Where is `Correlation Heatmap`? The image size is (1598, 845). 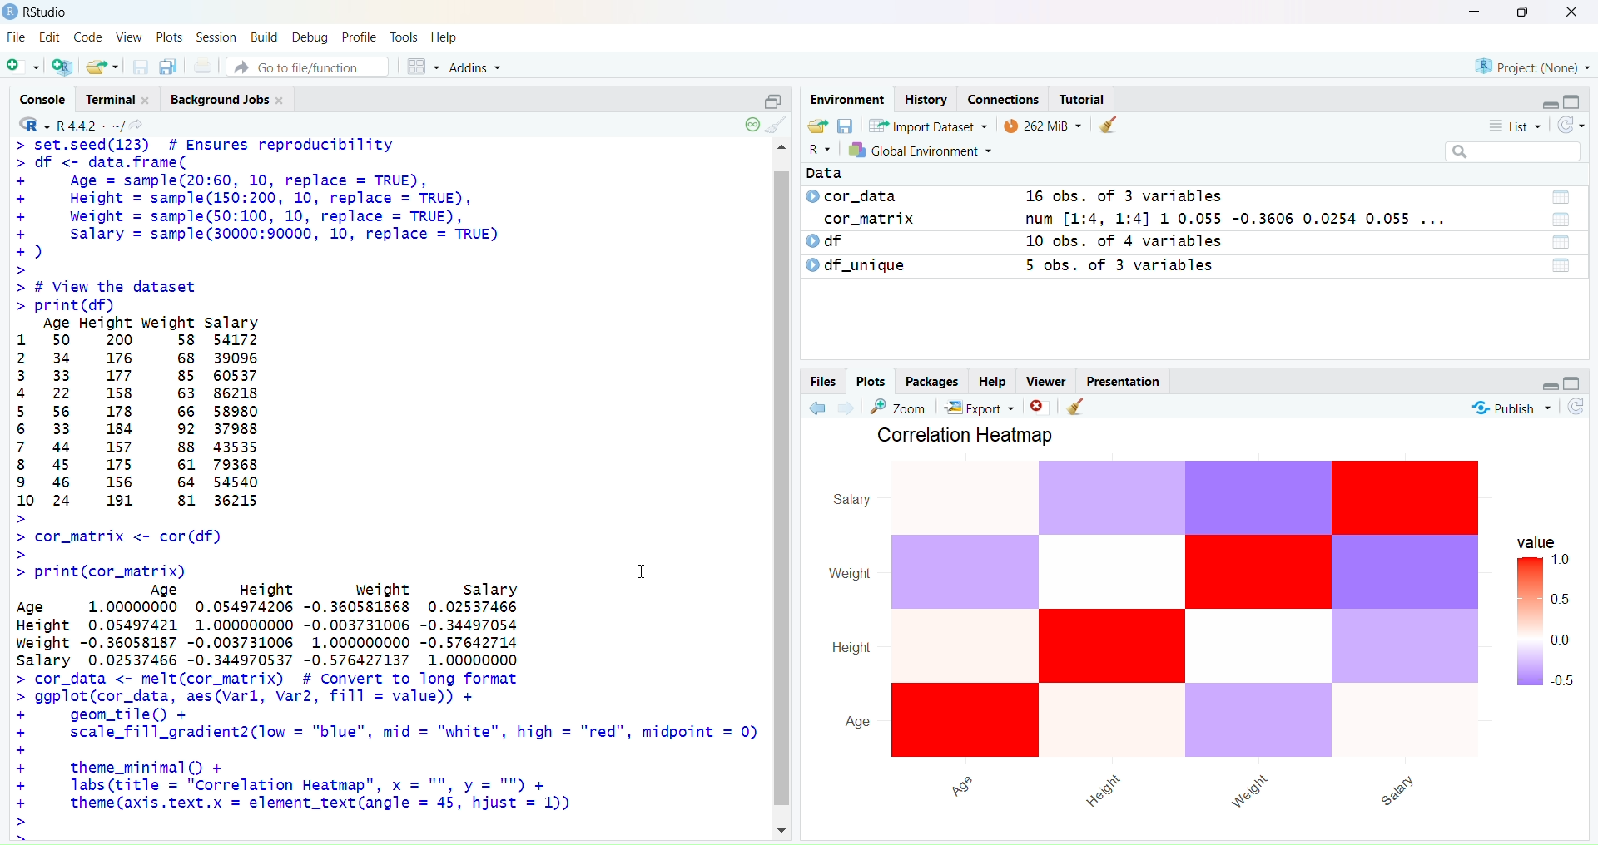 Correlation Heatmap is located at coordinates (972, 435).